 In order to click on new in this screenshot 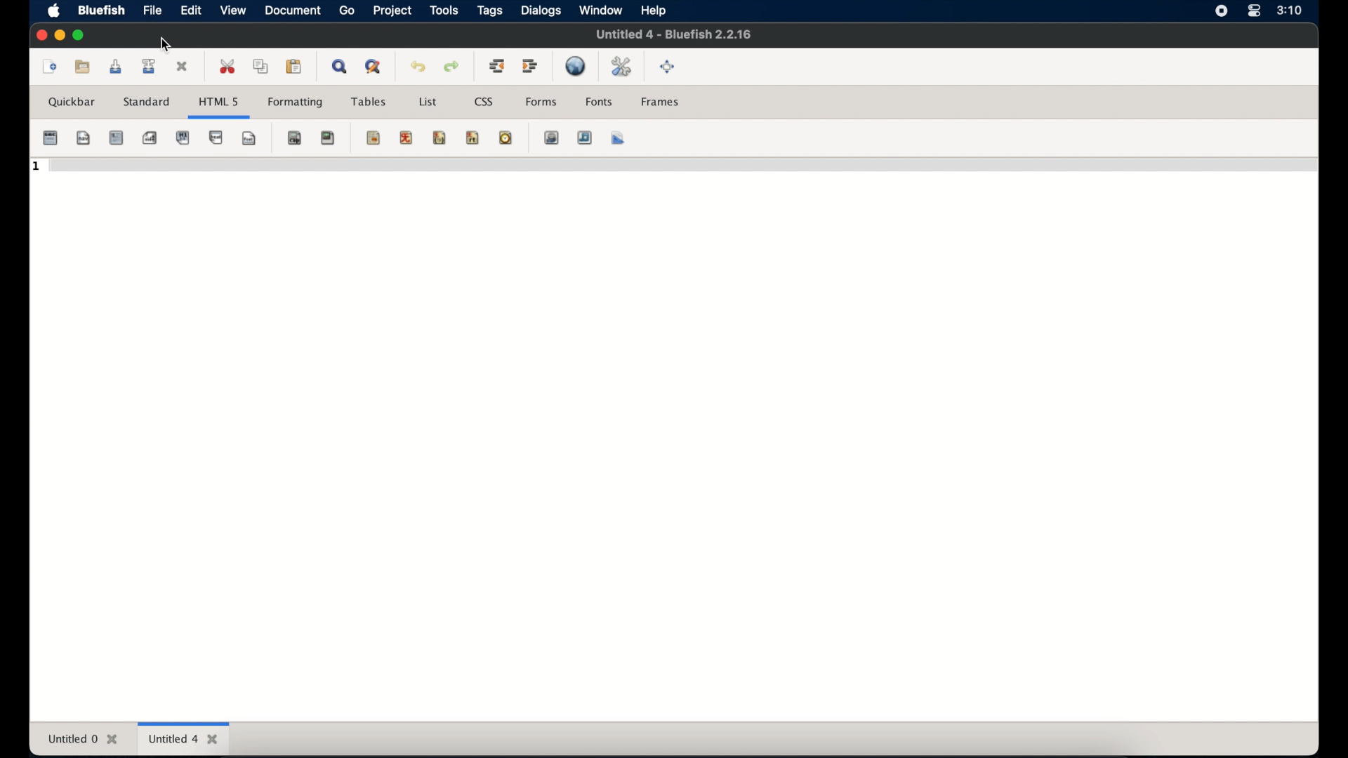, I will do `click(48, 67)`.